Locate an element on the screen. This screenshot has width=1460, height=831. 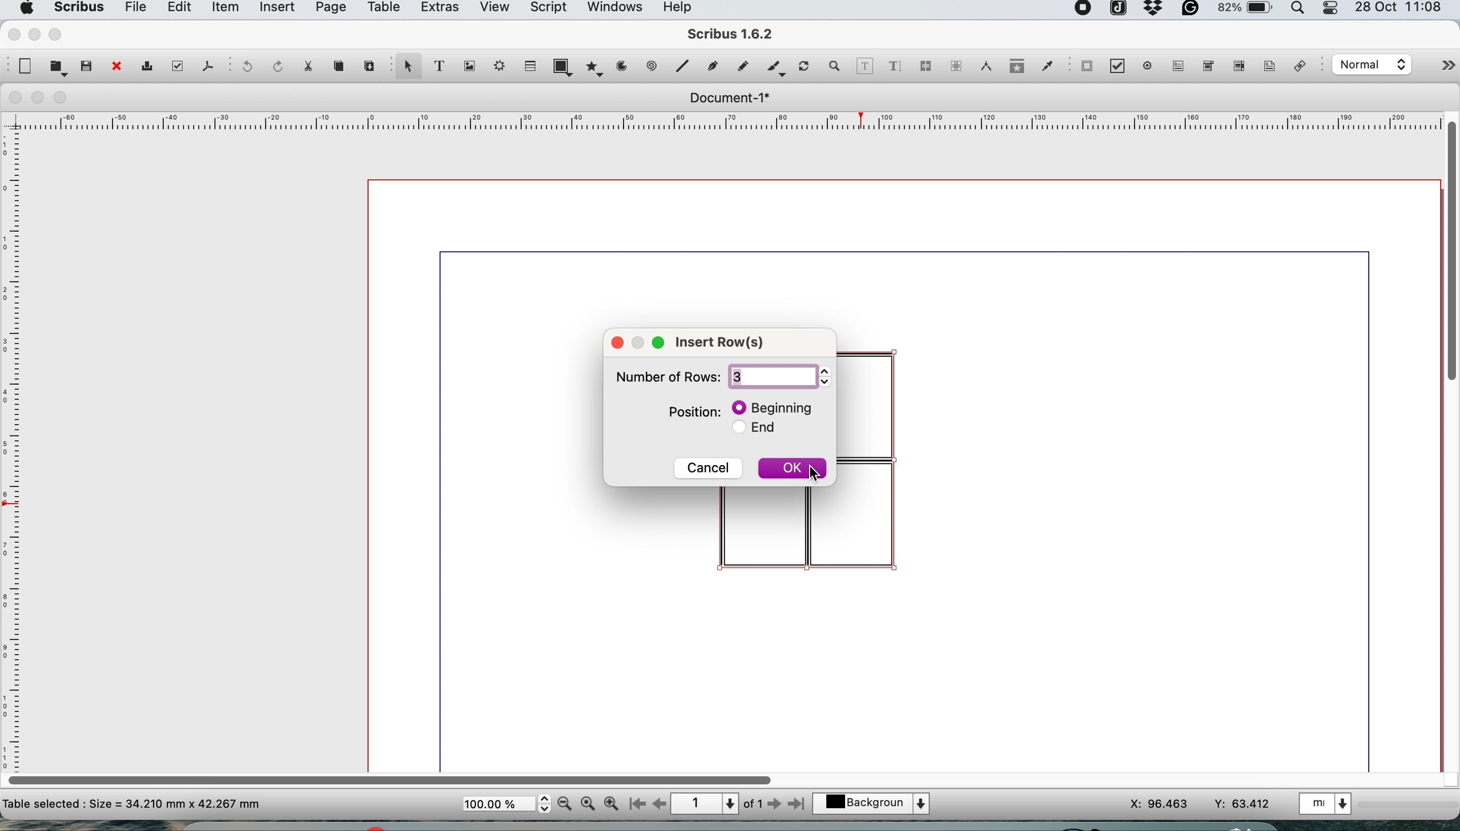
dropbox is located at coordinates (1154, 13).